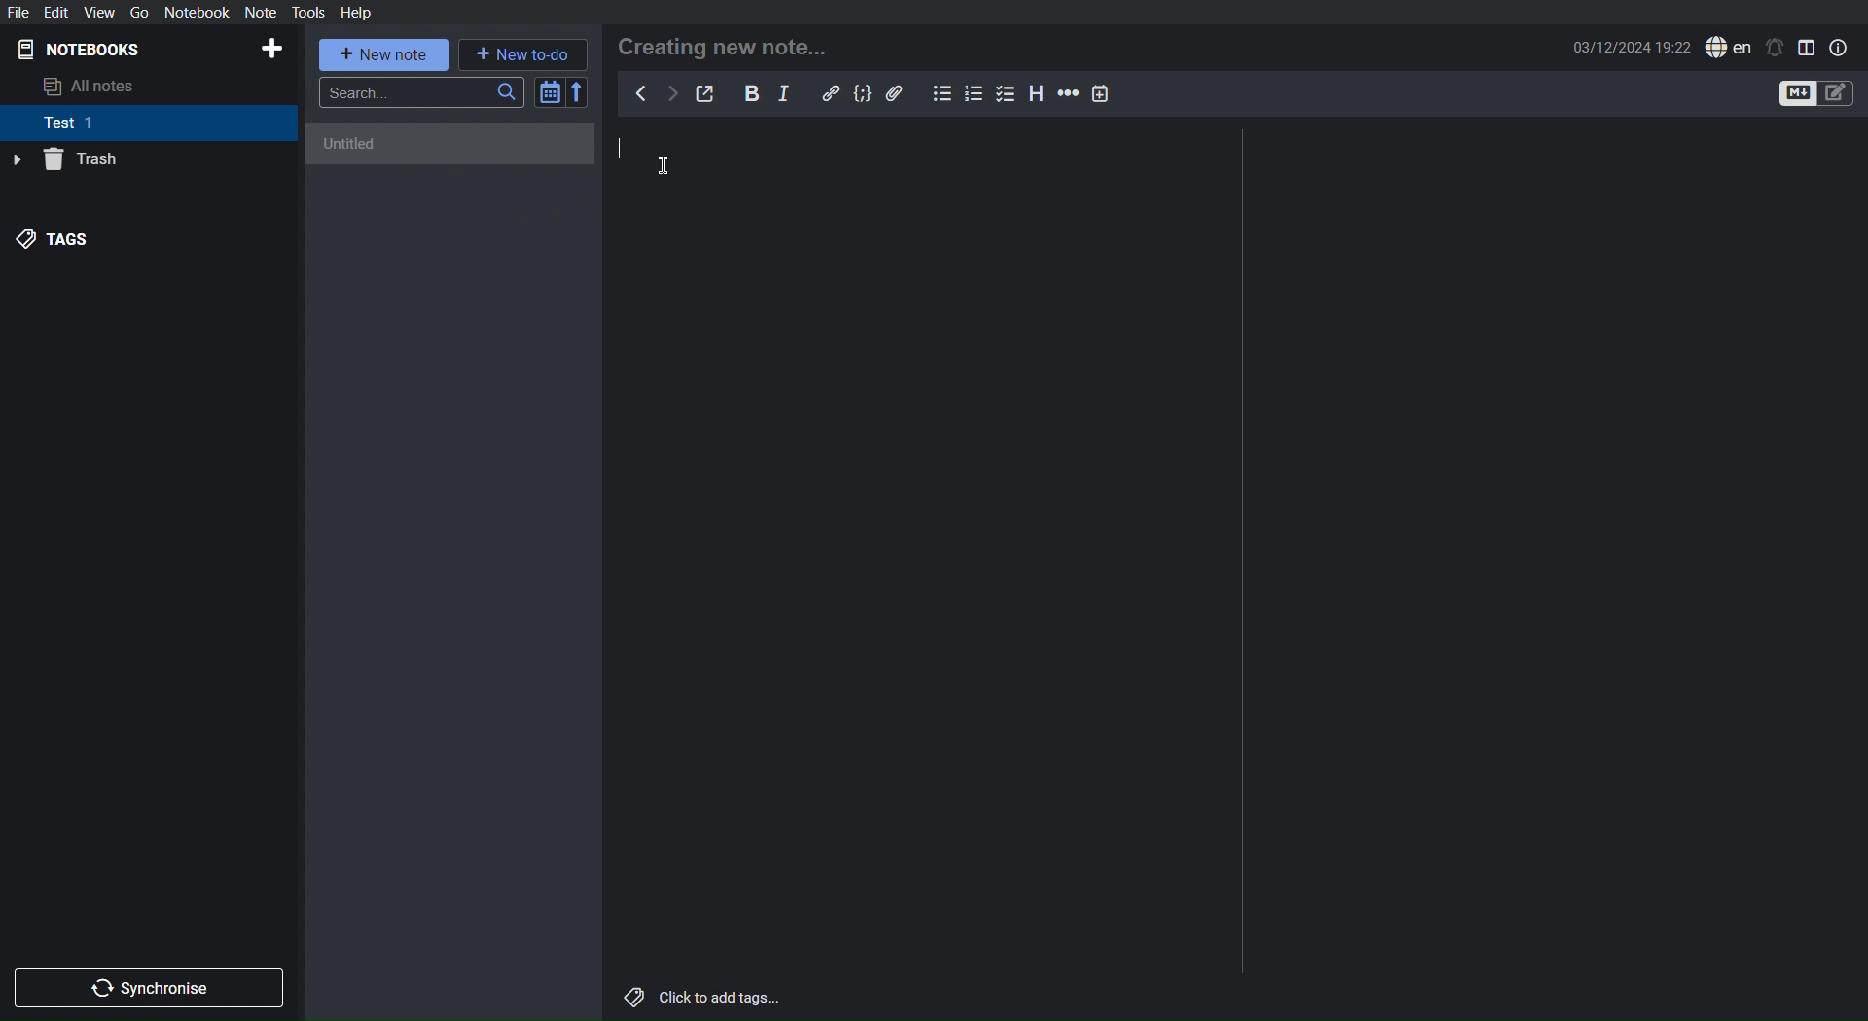 Image resolution: width=1868 pixels, height=1021 pixels. Describe the element at coordinates (384, 55) in the screenshot. I see `New note` at that location.